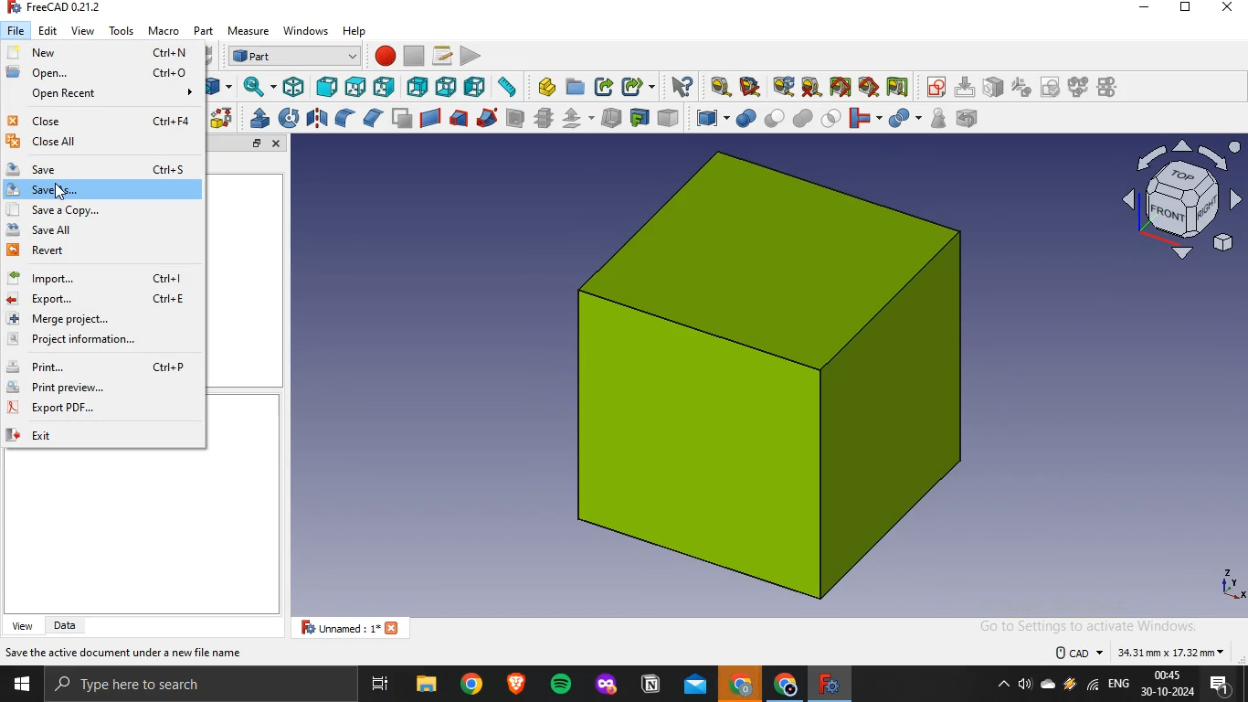  I want to click on axes icon, so click(1227, 586).